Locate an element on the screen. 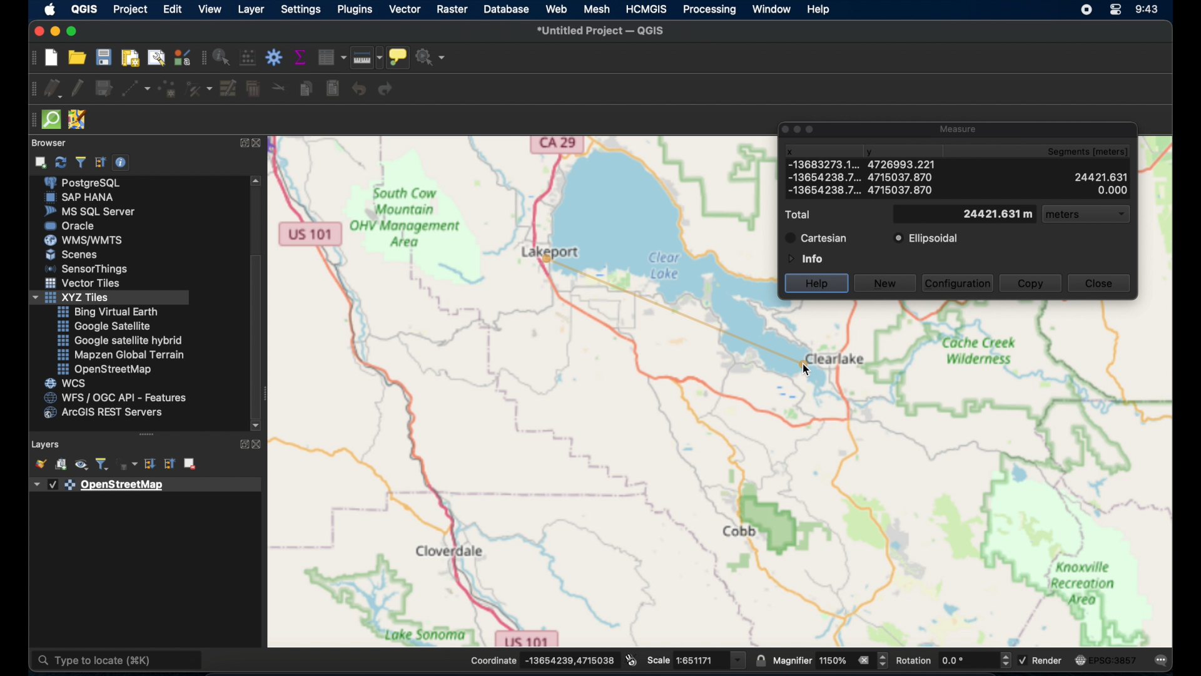 This screenshot has height=676, width=1201. window is located at coordinates (773, 9).